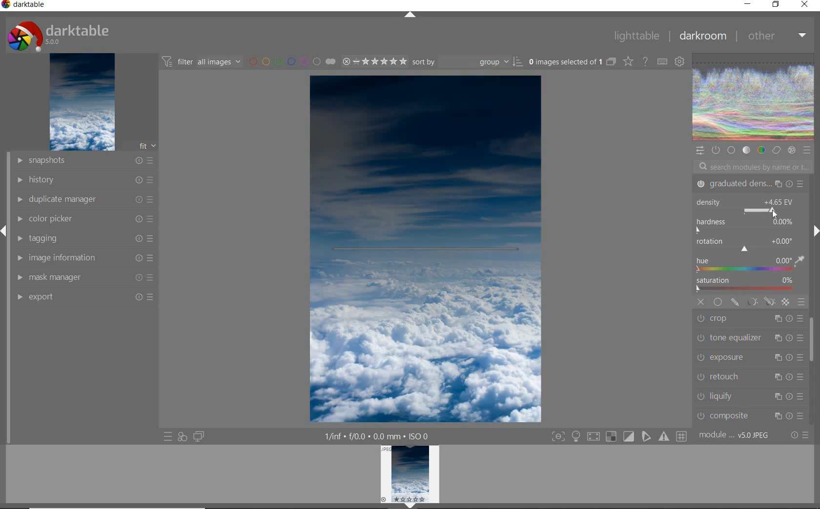  Describe the element at coordinates (167, 437) in the screenshot. I see `QUICK ACCESS TO PRESET` at that location.